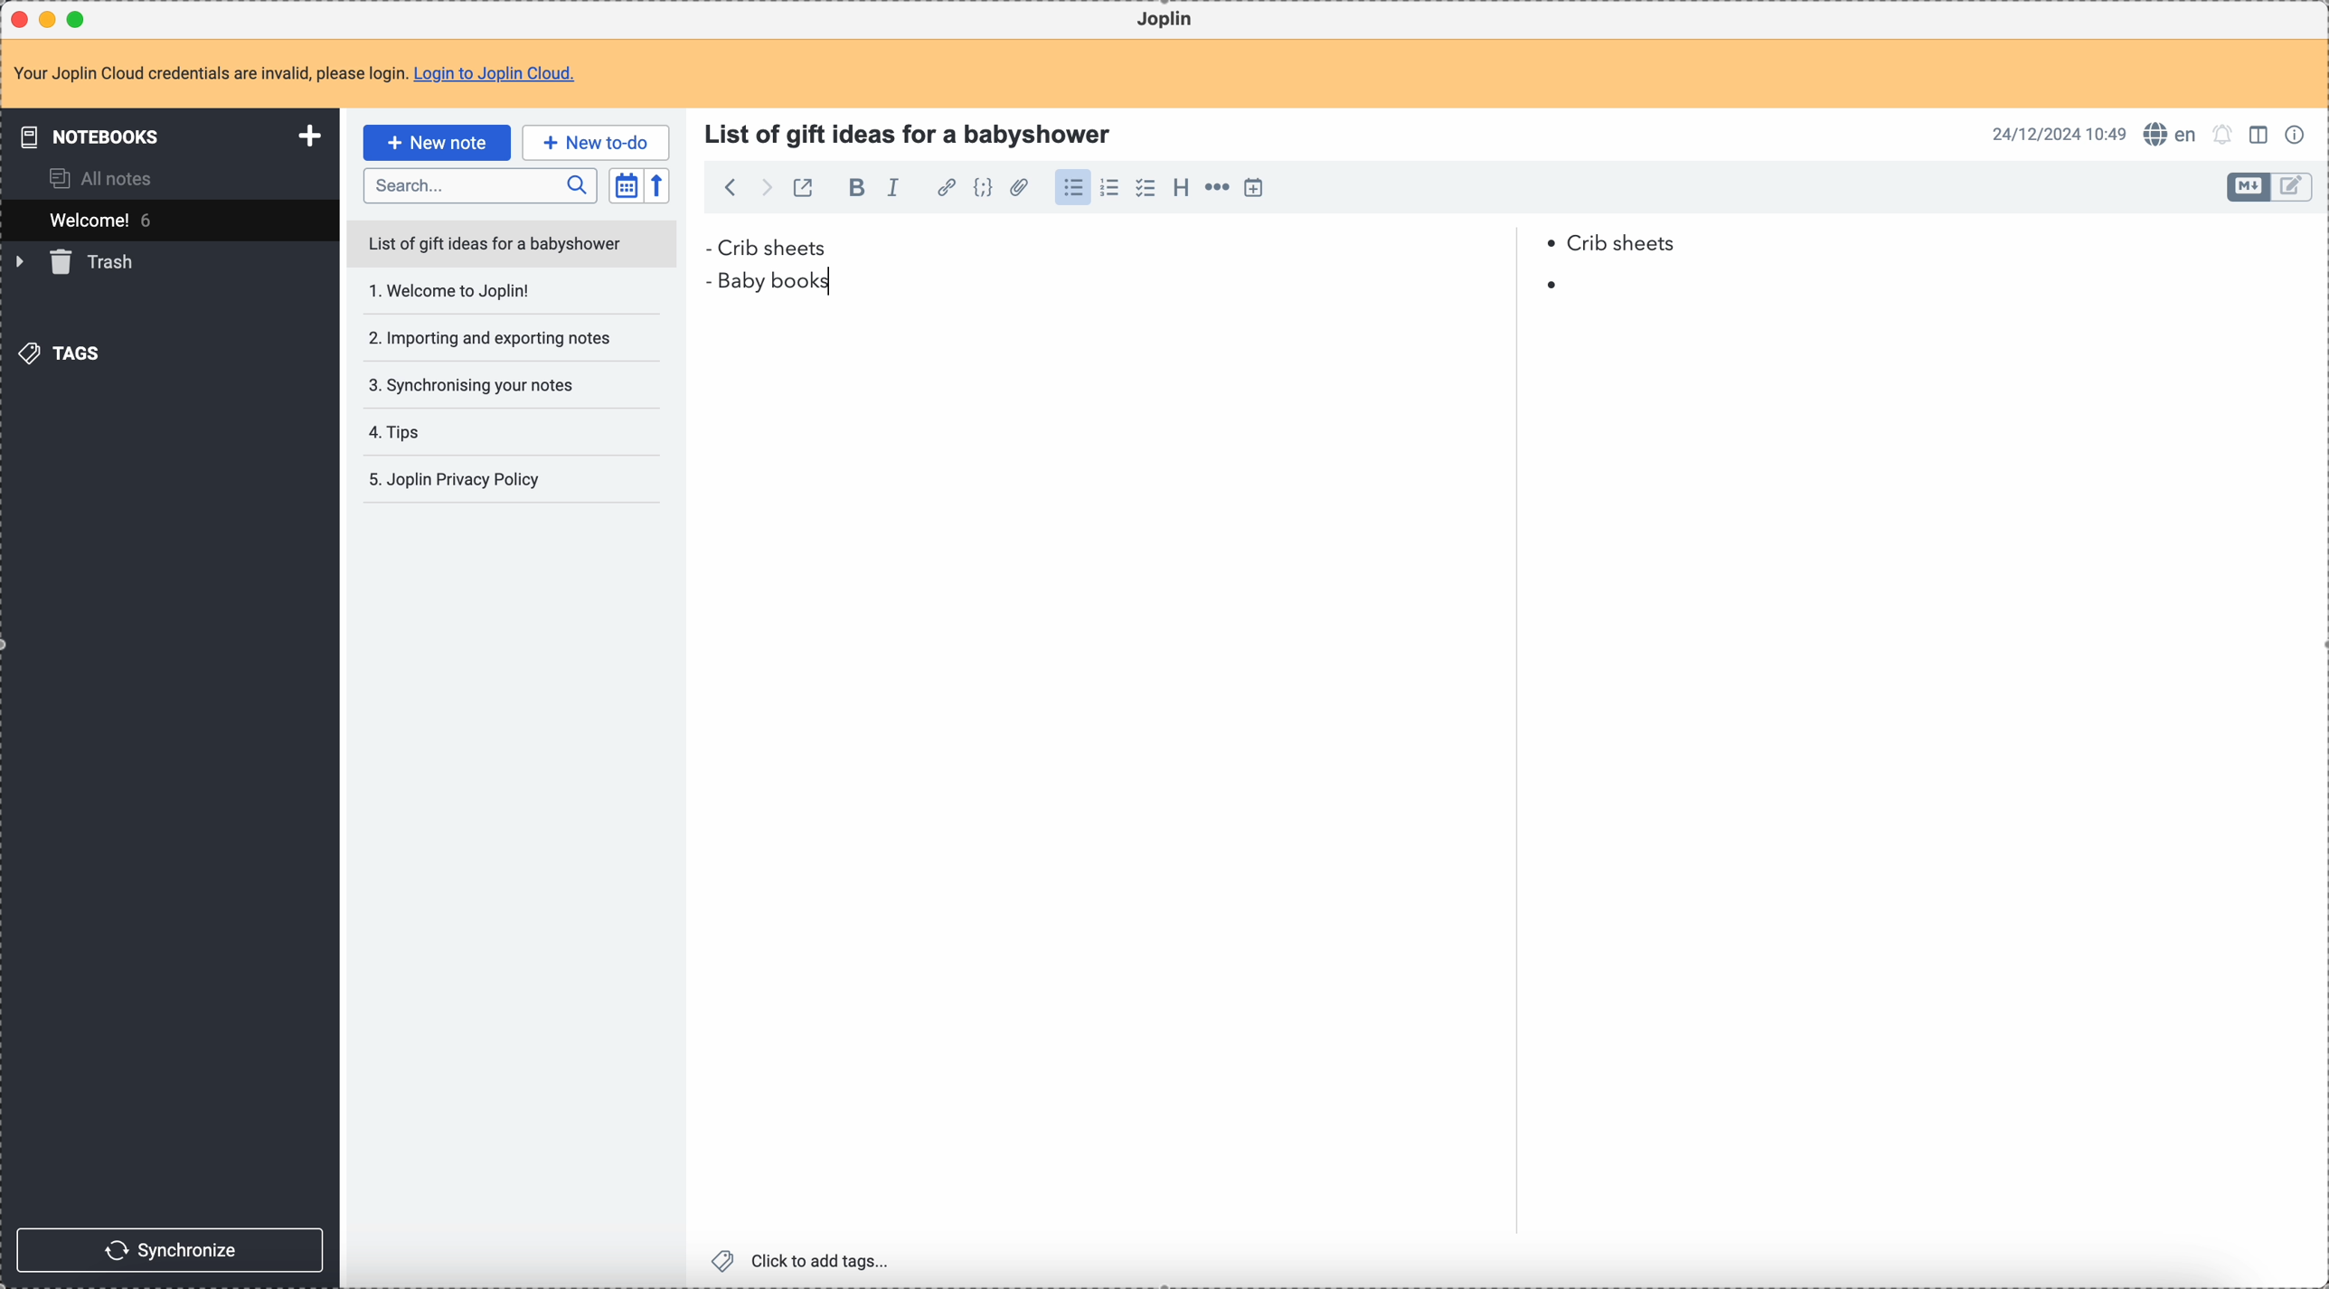  Describe the element at coordinates (2293, 187) in the screenshot. I see `toggle edit layout` at that location.